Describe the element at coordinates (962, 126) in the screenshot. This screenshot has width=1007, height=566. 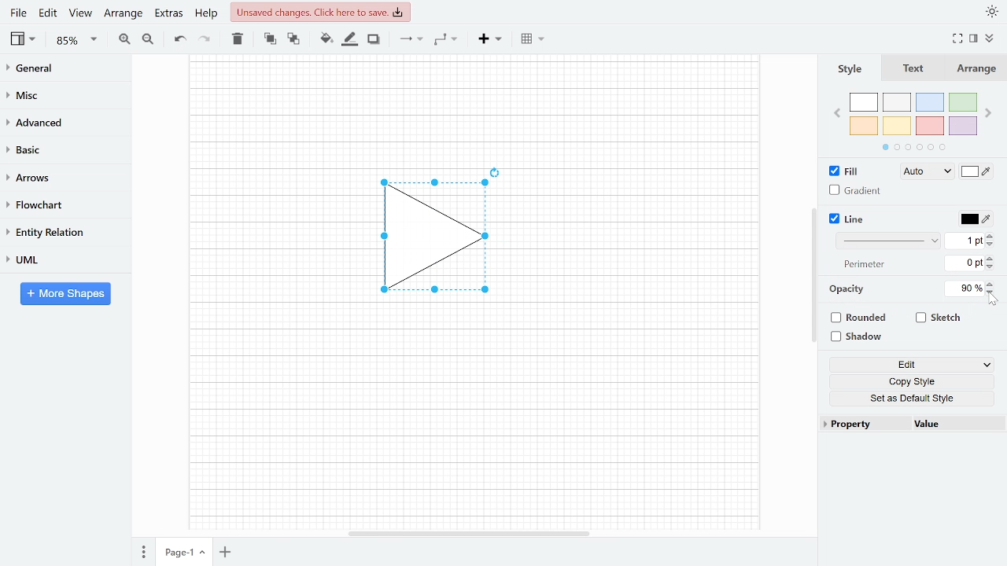
I see `violet` at that location.